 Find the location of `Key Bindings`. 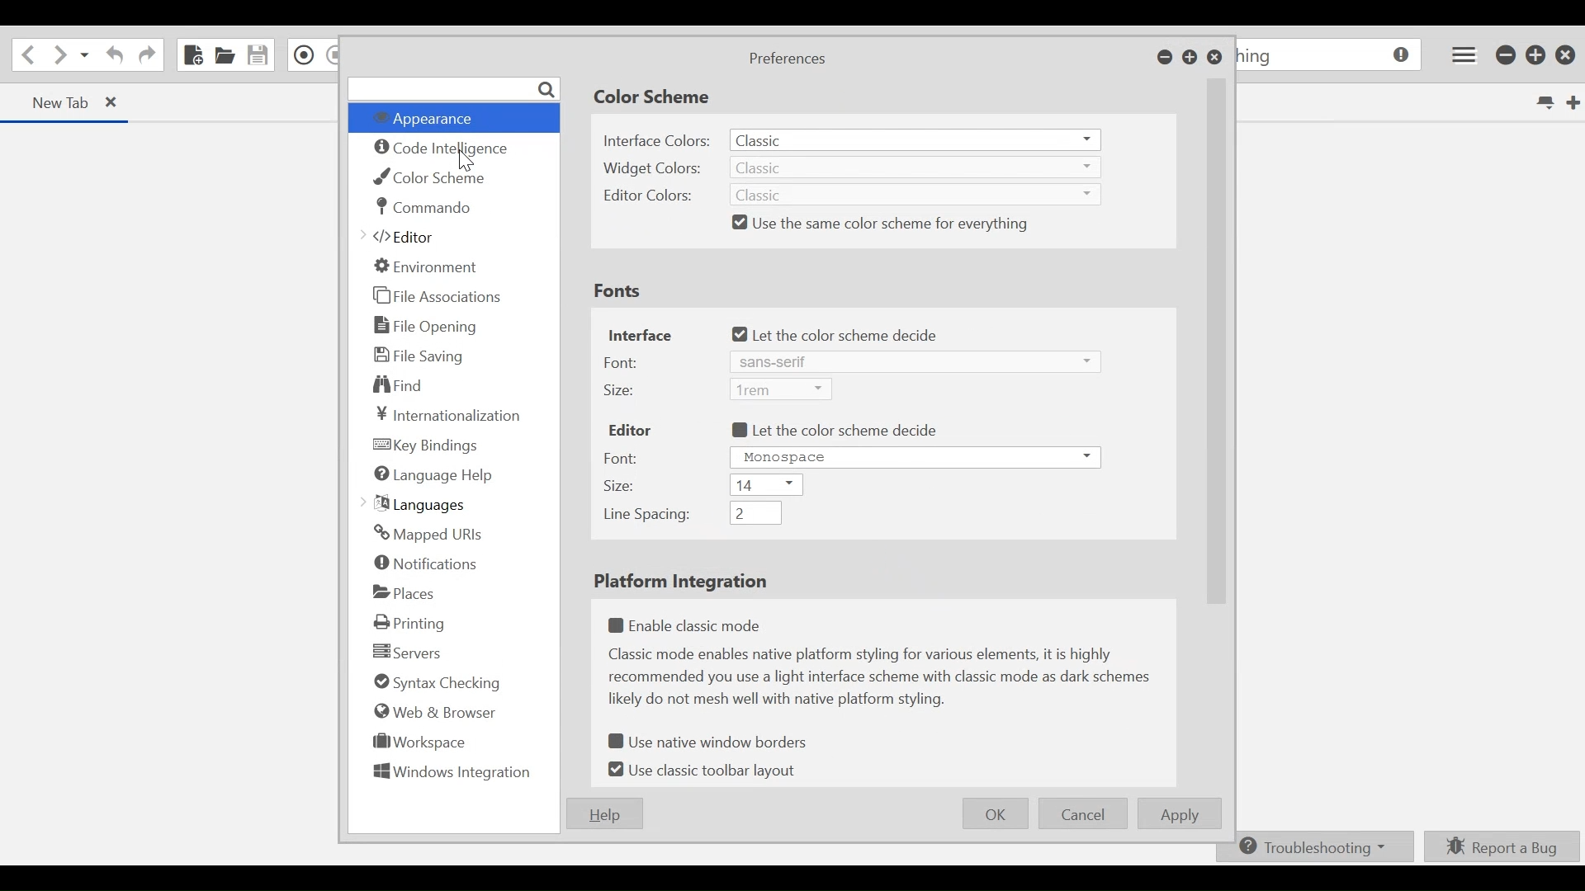

Key Bindings is located at coordinates (427, 445).